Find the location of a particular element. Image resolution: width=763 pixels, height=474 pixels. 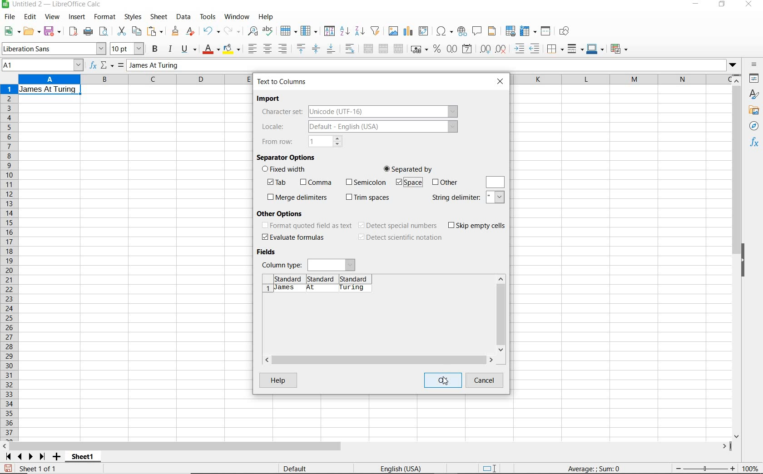

clear direct formatting is located at coordinates (191, 32).